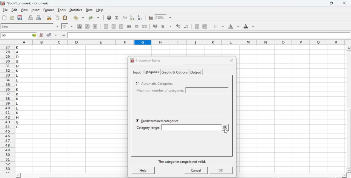 Image resolution: width=351 pixels, height=178 pixels. Describe the element at coordinates (344, 3) in the screenshot. I see `close` at that location.